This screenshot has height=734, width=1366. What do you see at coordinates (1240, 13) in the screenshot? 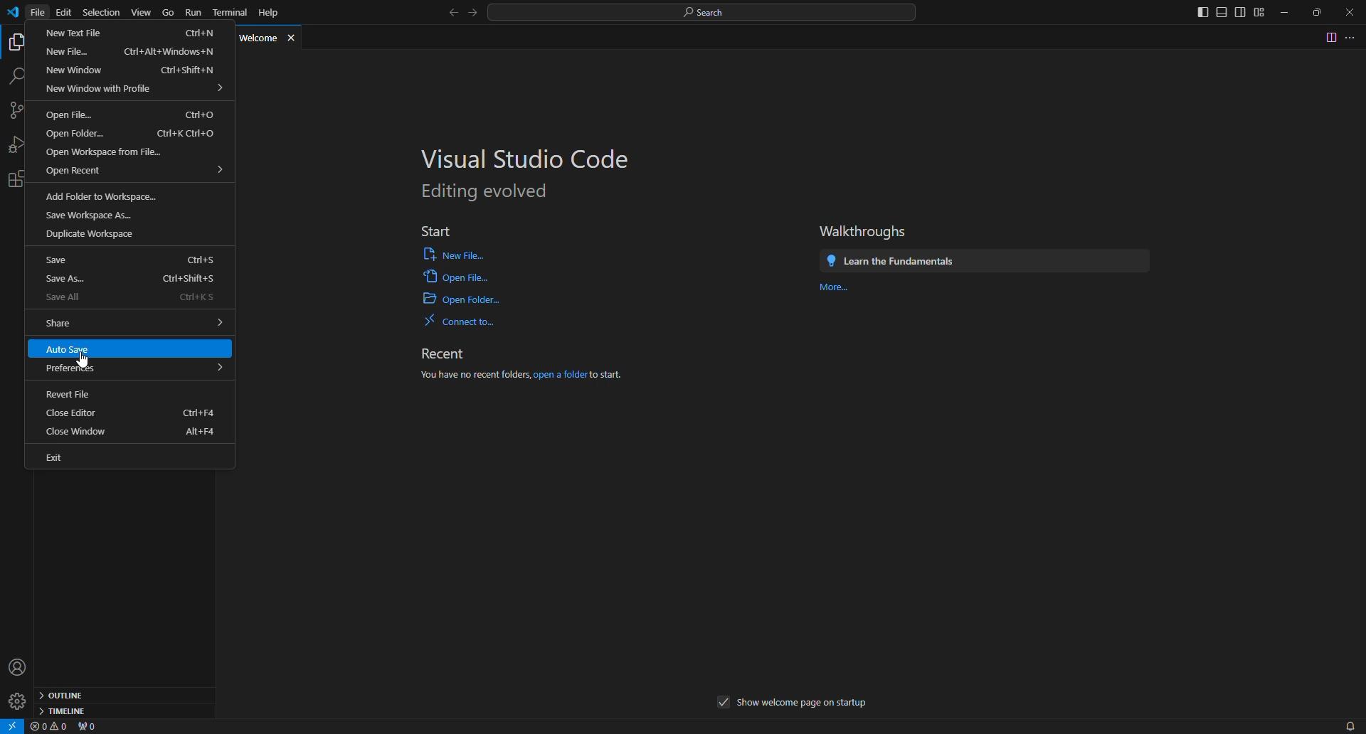
I see `toggle secondary sidebar` at bounding box center [1240, 13].